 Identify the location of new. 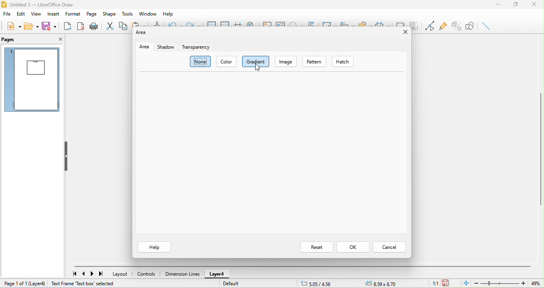
(13, 26).